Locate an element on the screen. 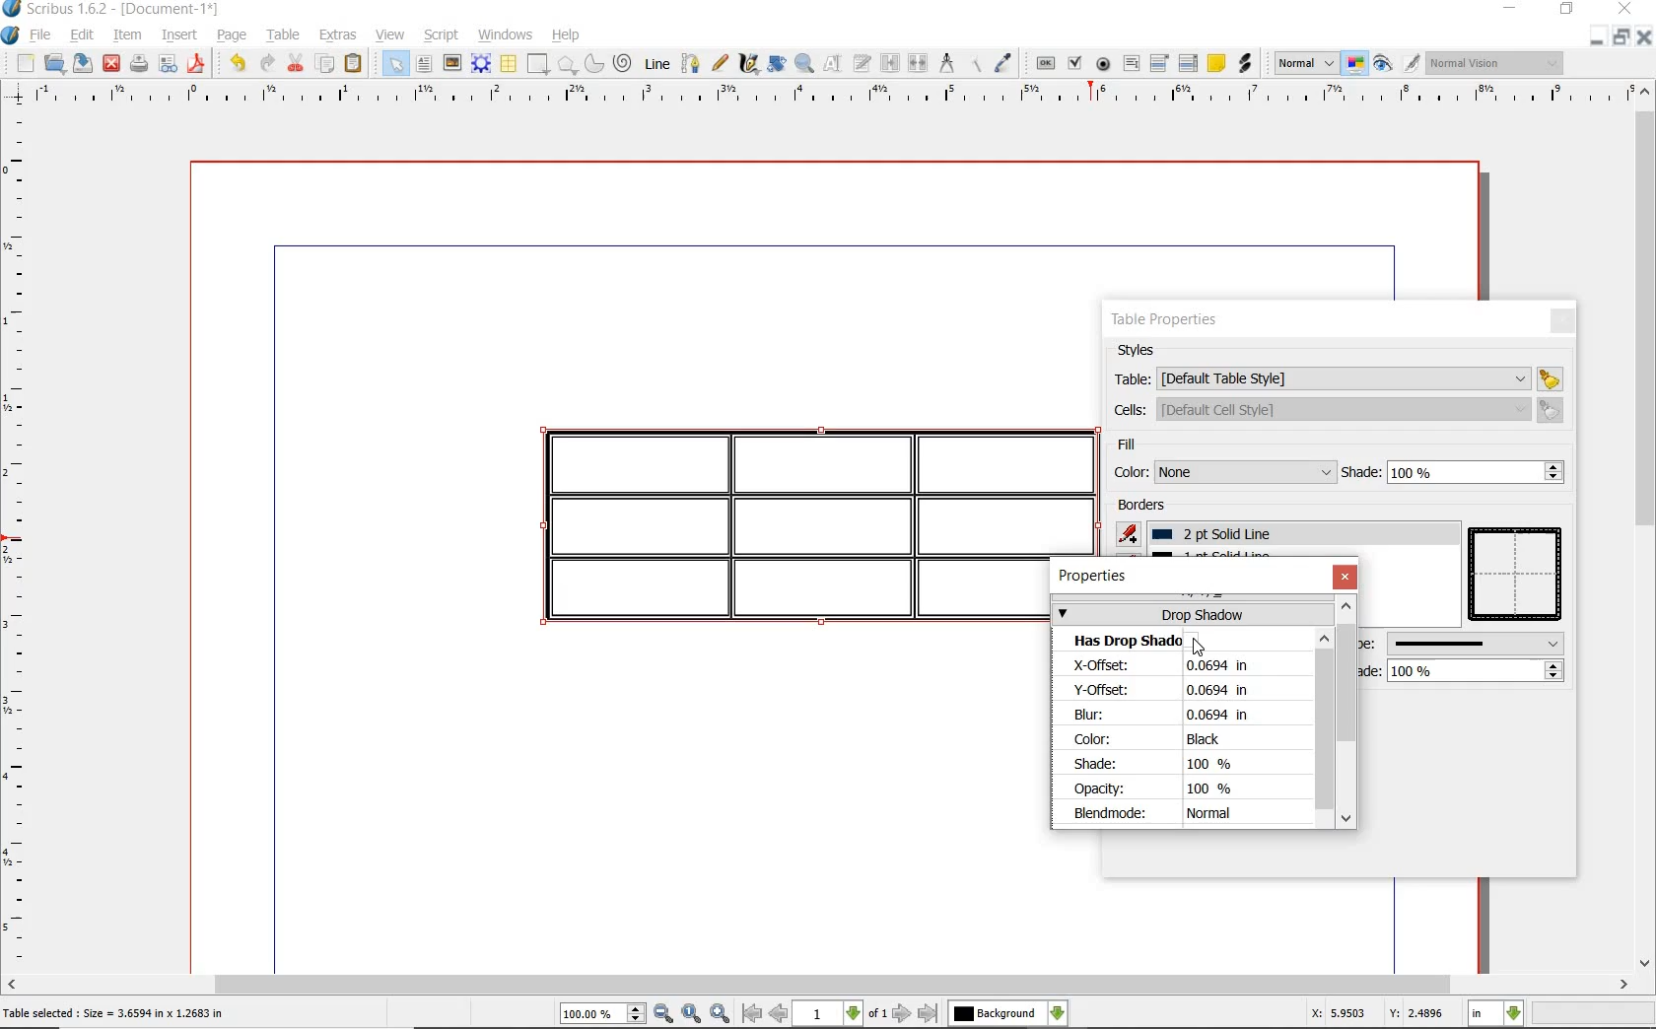 Image resolution: width=1656 pixels, height=1029 pixels. print is located at coordinates (140, 65).